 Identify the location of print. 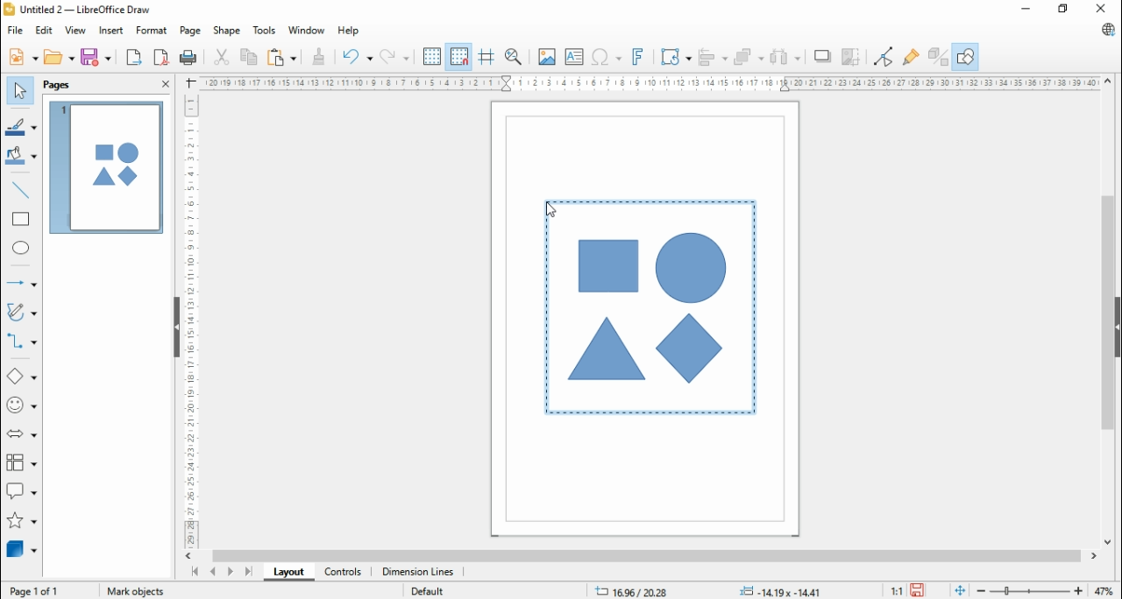
(188, 58).